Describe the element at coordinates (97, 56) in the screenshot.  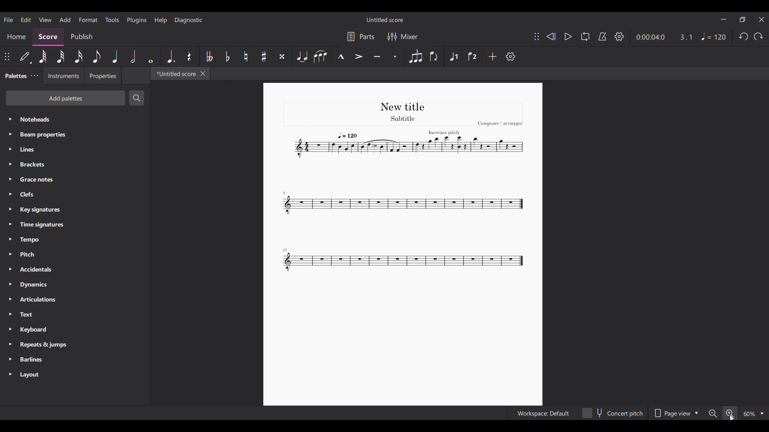
I see `8th note` at that location.